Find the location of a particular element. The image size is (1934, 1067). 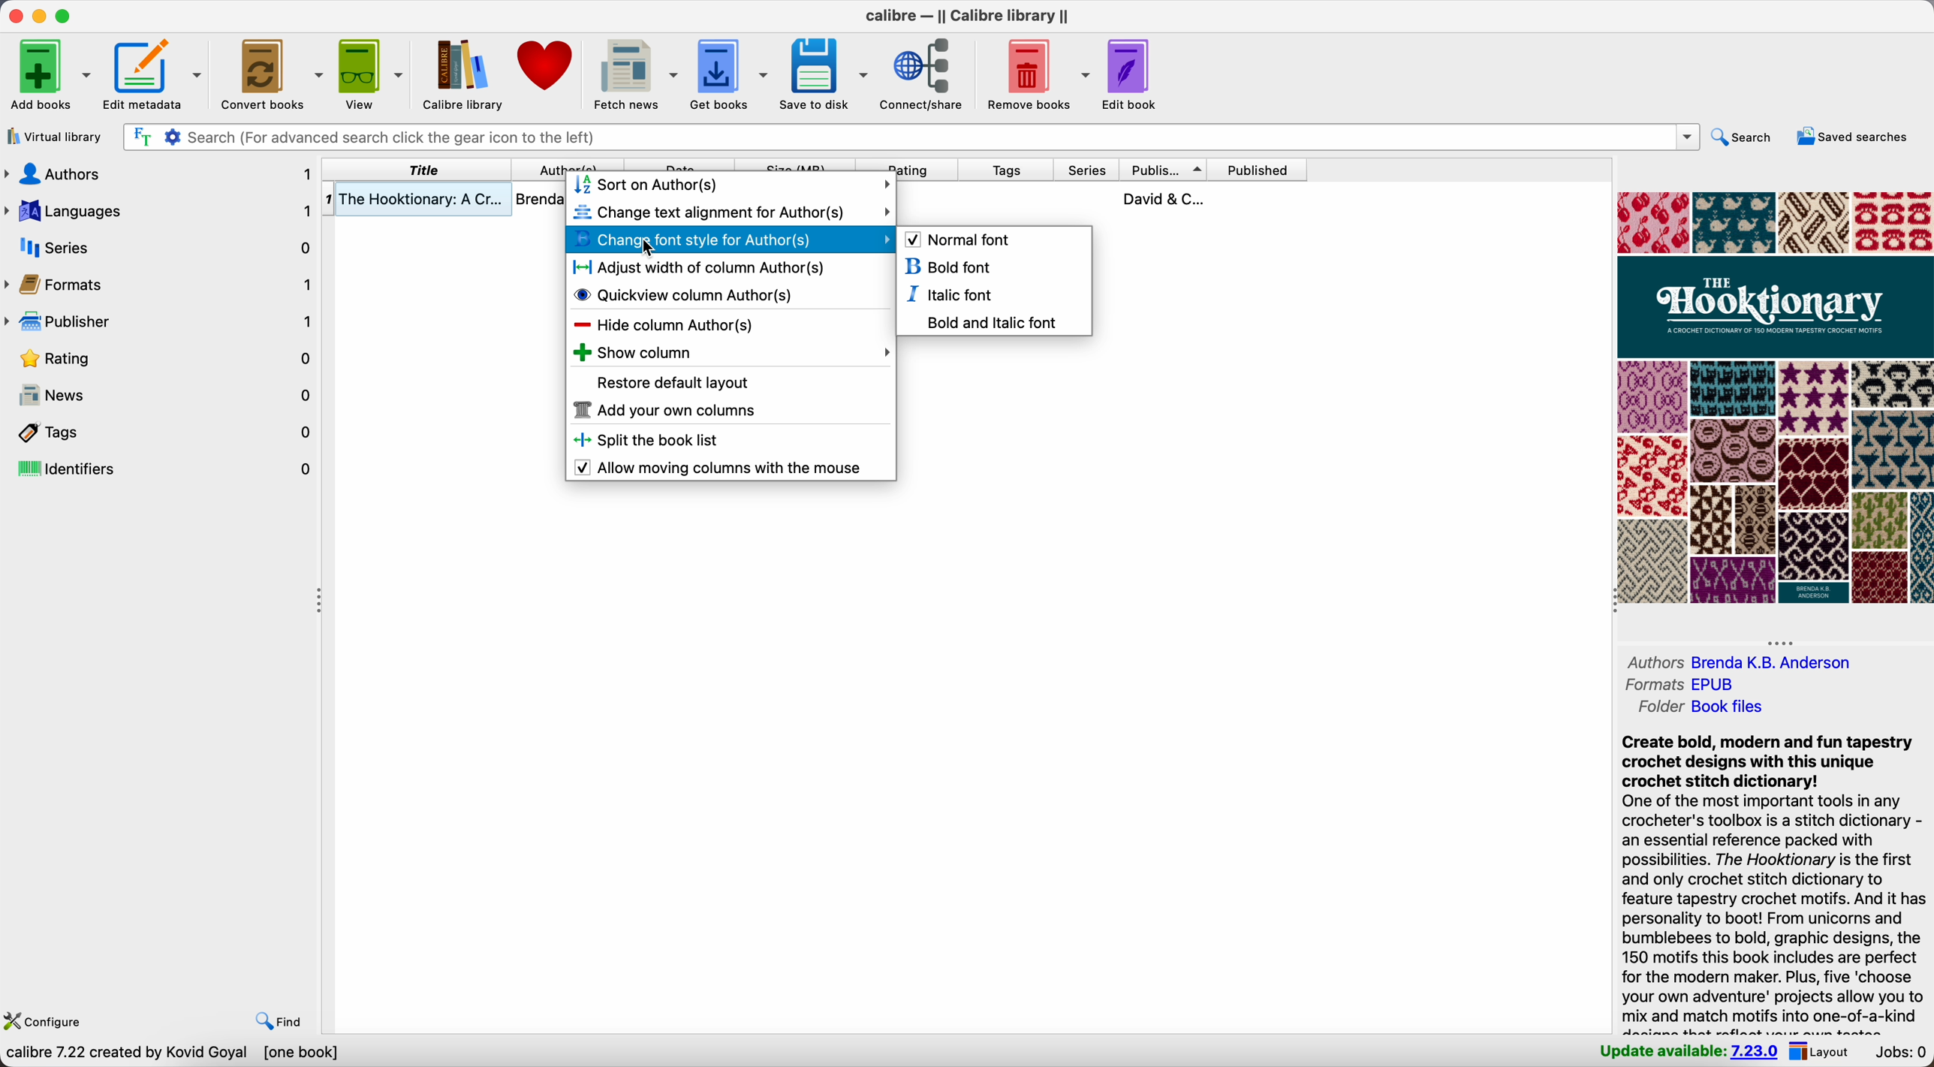

data is located at coordinates (174, 1053).